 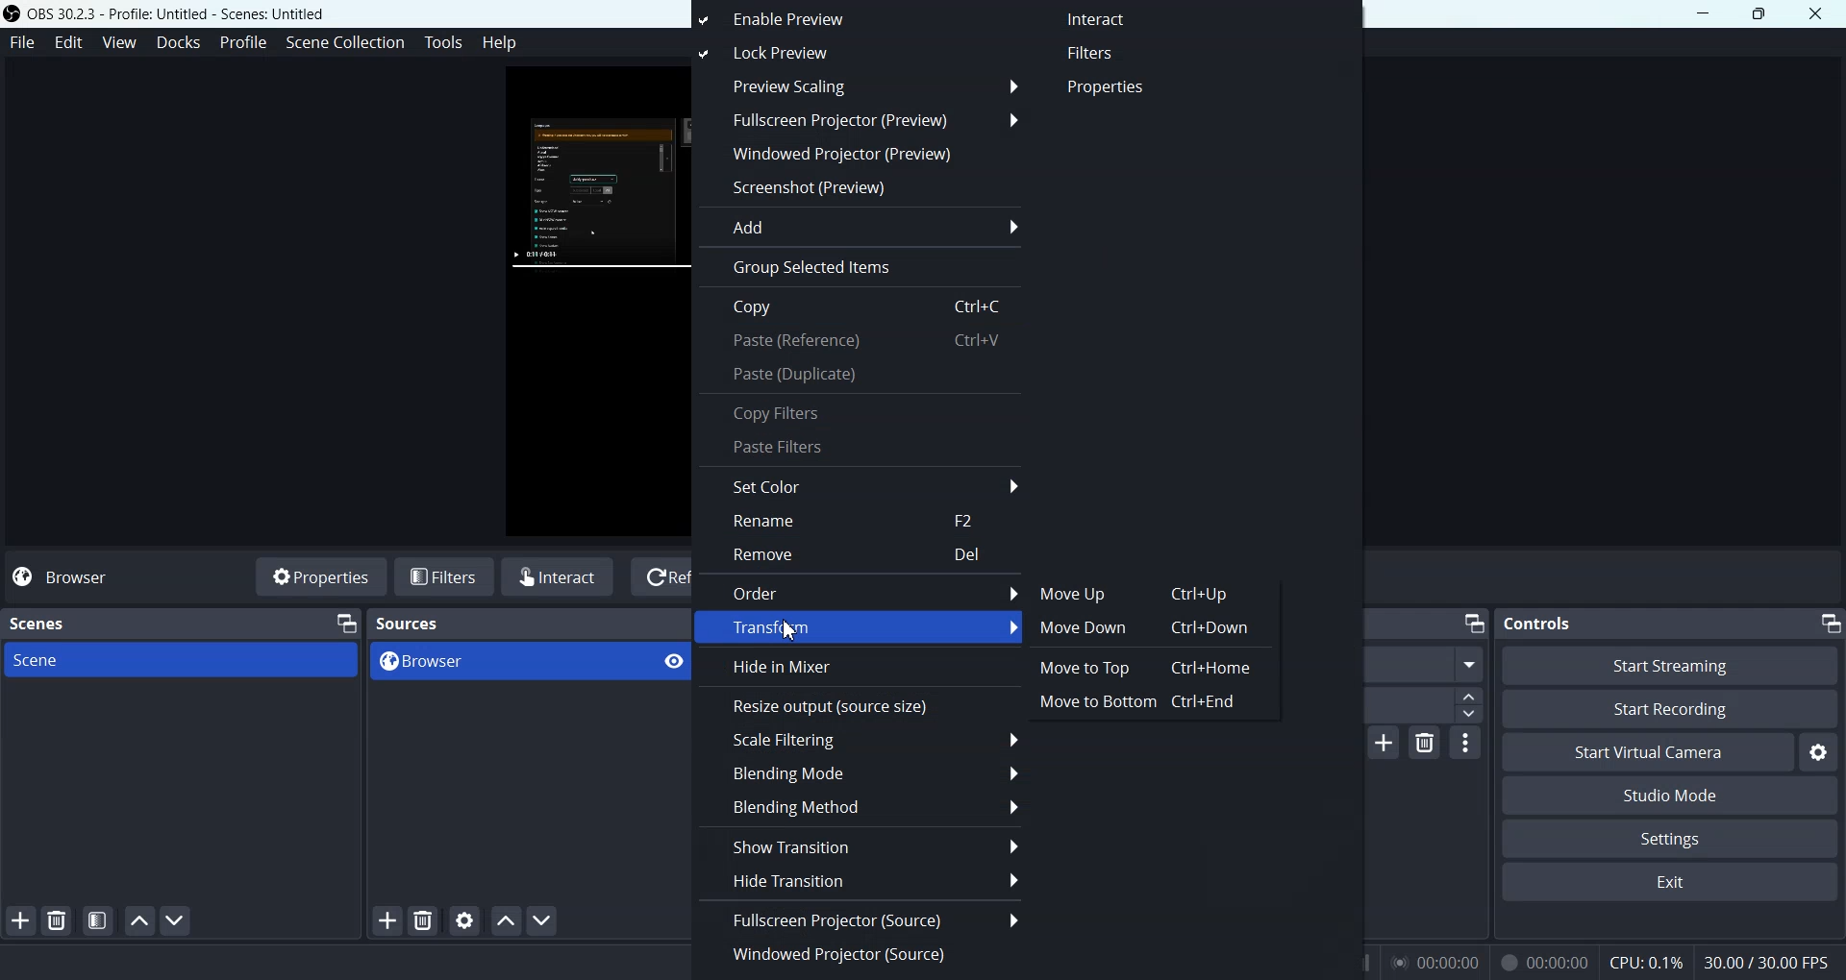 I want to click on Add Source, so click(x=387, y=920).